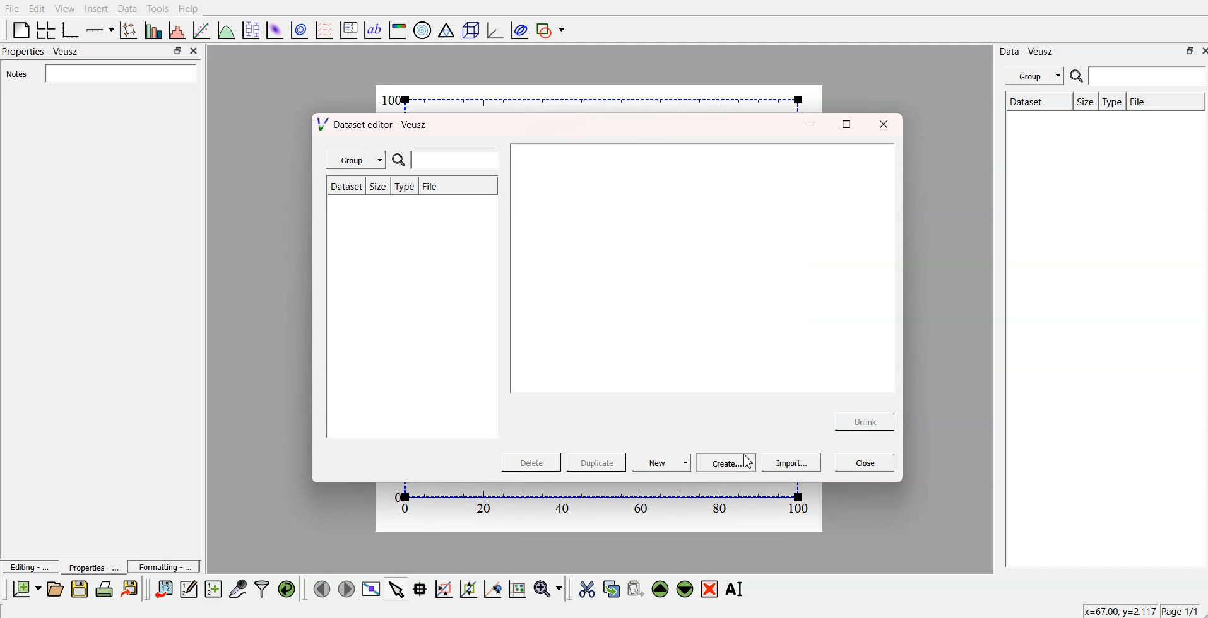 This screenshot has width=1208, height=618. Describe the element at coordinates (517, 29) in the screenshot. I see `plot covariance ellipses` at that location.